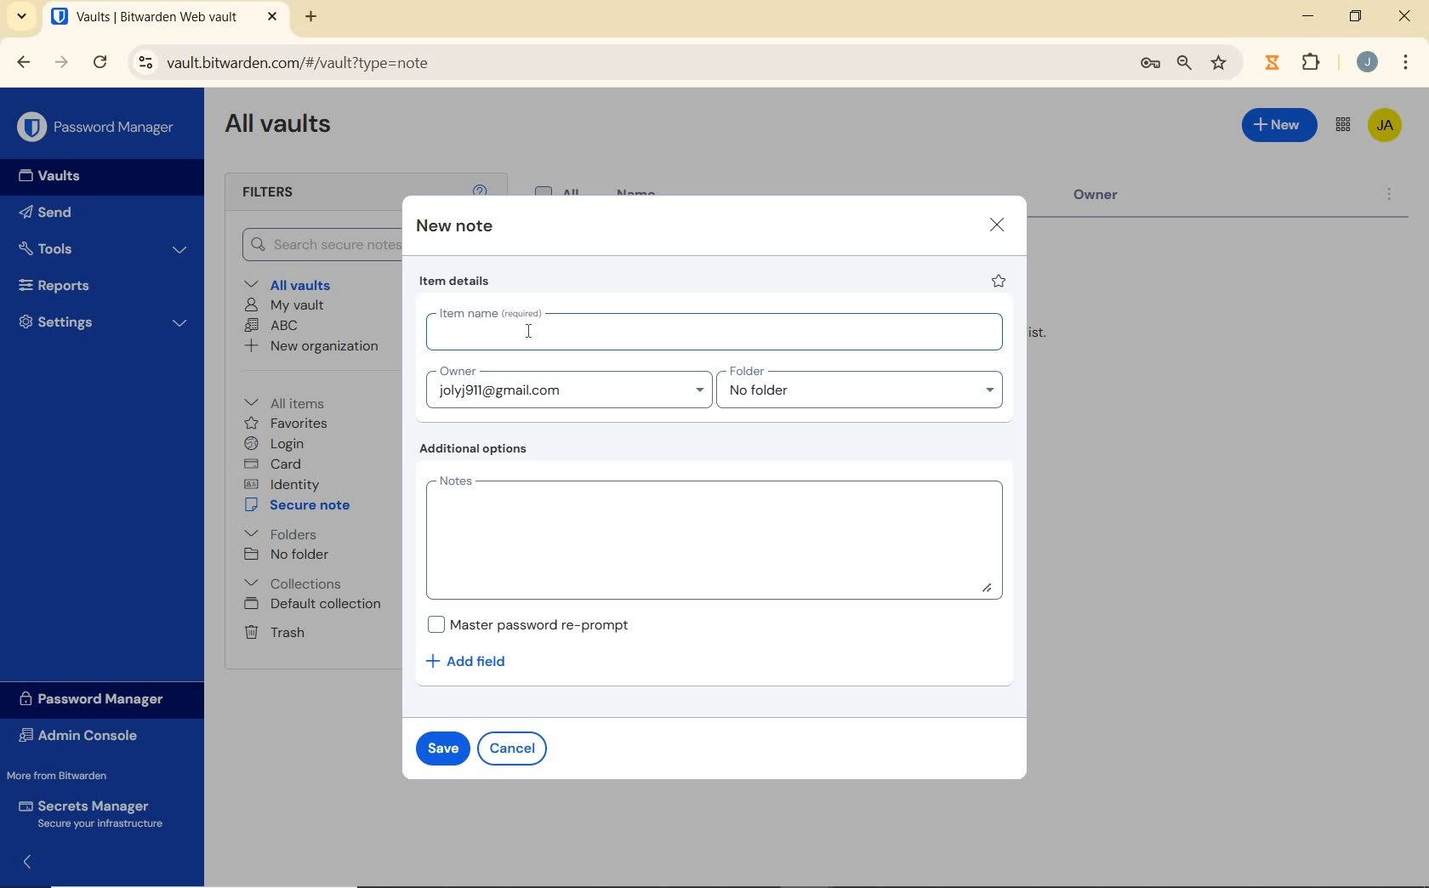 Image resolution: width=1429 pixels, height=888 pixels. I want to click on Search Vault, so click(313, 246).